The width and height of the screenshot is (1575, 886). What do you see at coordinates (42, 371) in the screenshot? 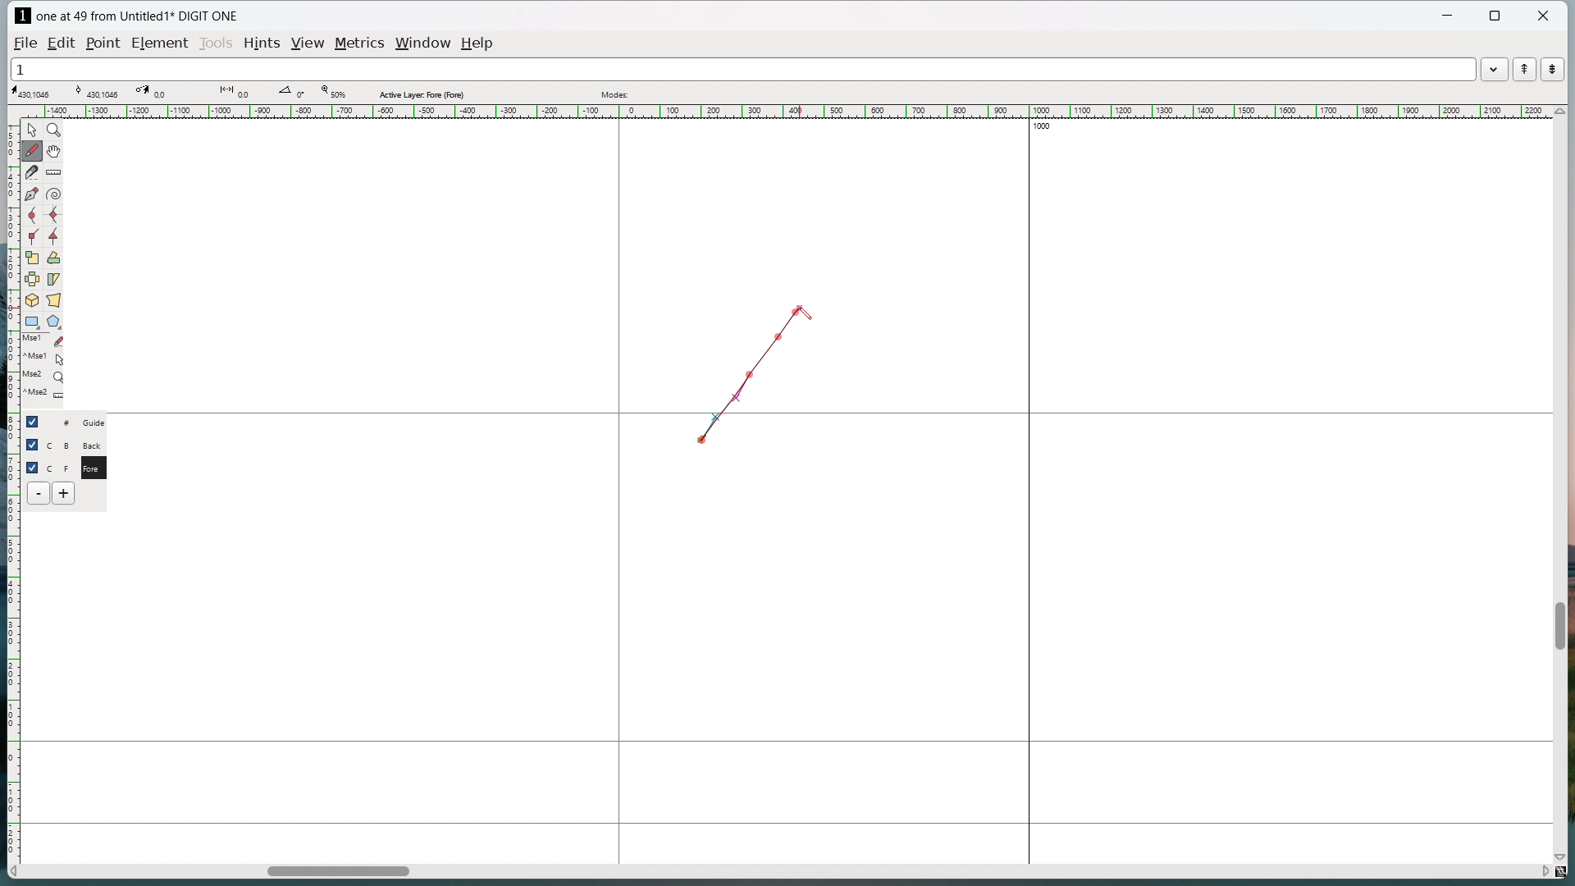
I see `last used tools` at bounding box center [42, 371].